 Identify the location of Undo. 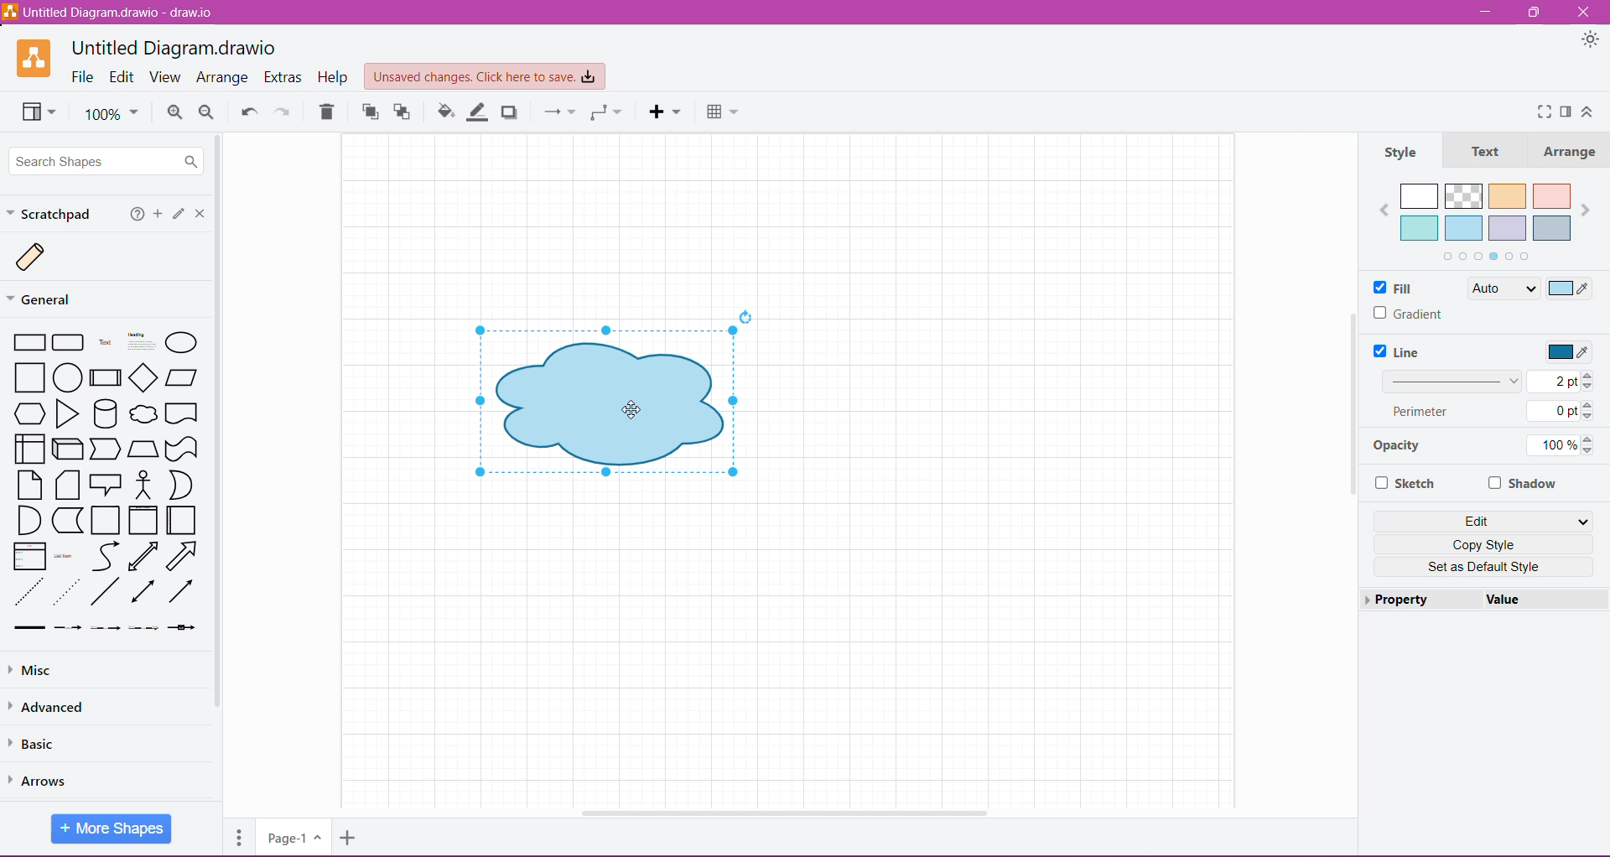
(249, 113).